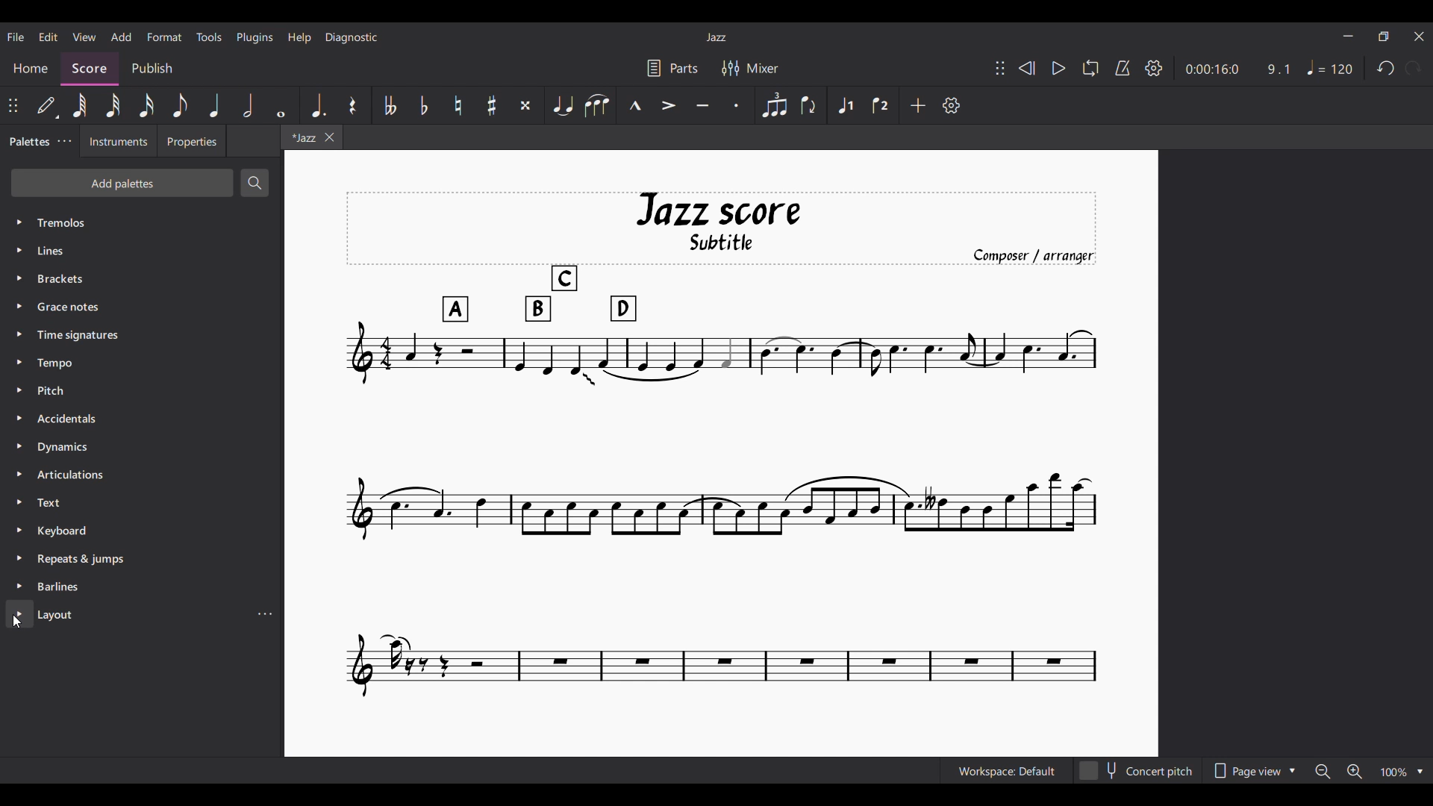 The image size is (1433, 806). Describe the element at coordinates (389, 105) in the screenshot. I see `Toggle double flat` at that location.